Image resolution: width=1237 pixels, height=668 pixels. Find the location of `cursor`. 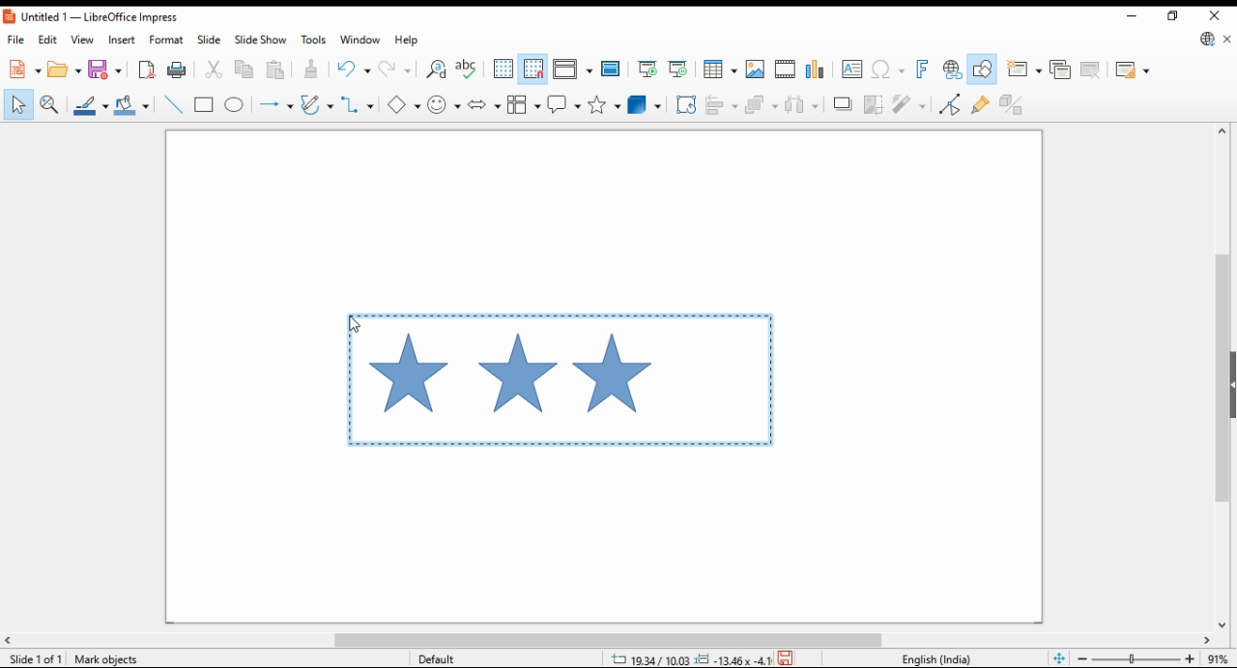

cursor is located at coordinates (357, 325).